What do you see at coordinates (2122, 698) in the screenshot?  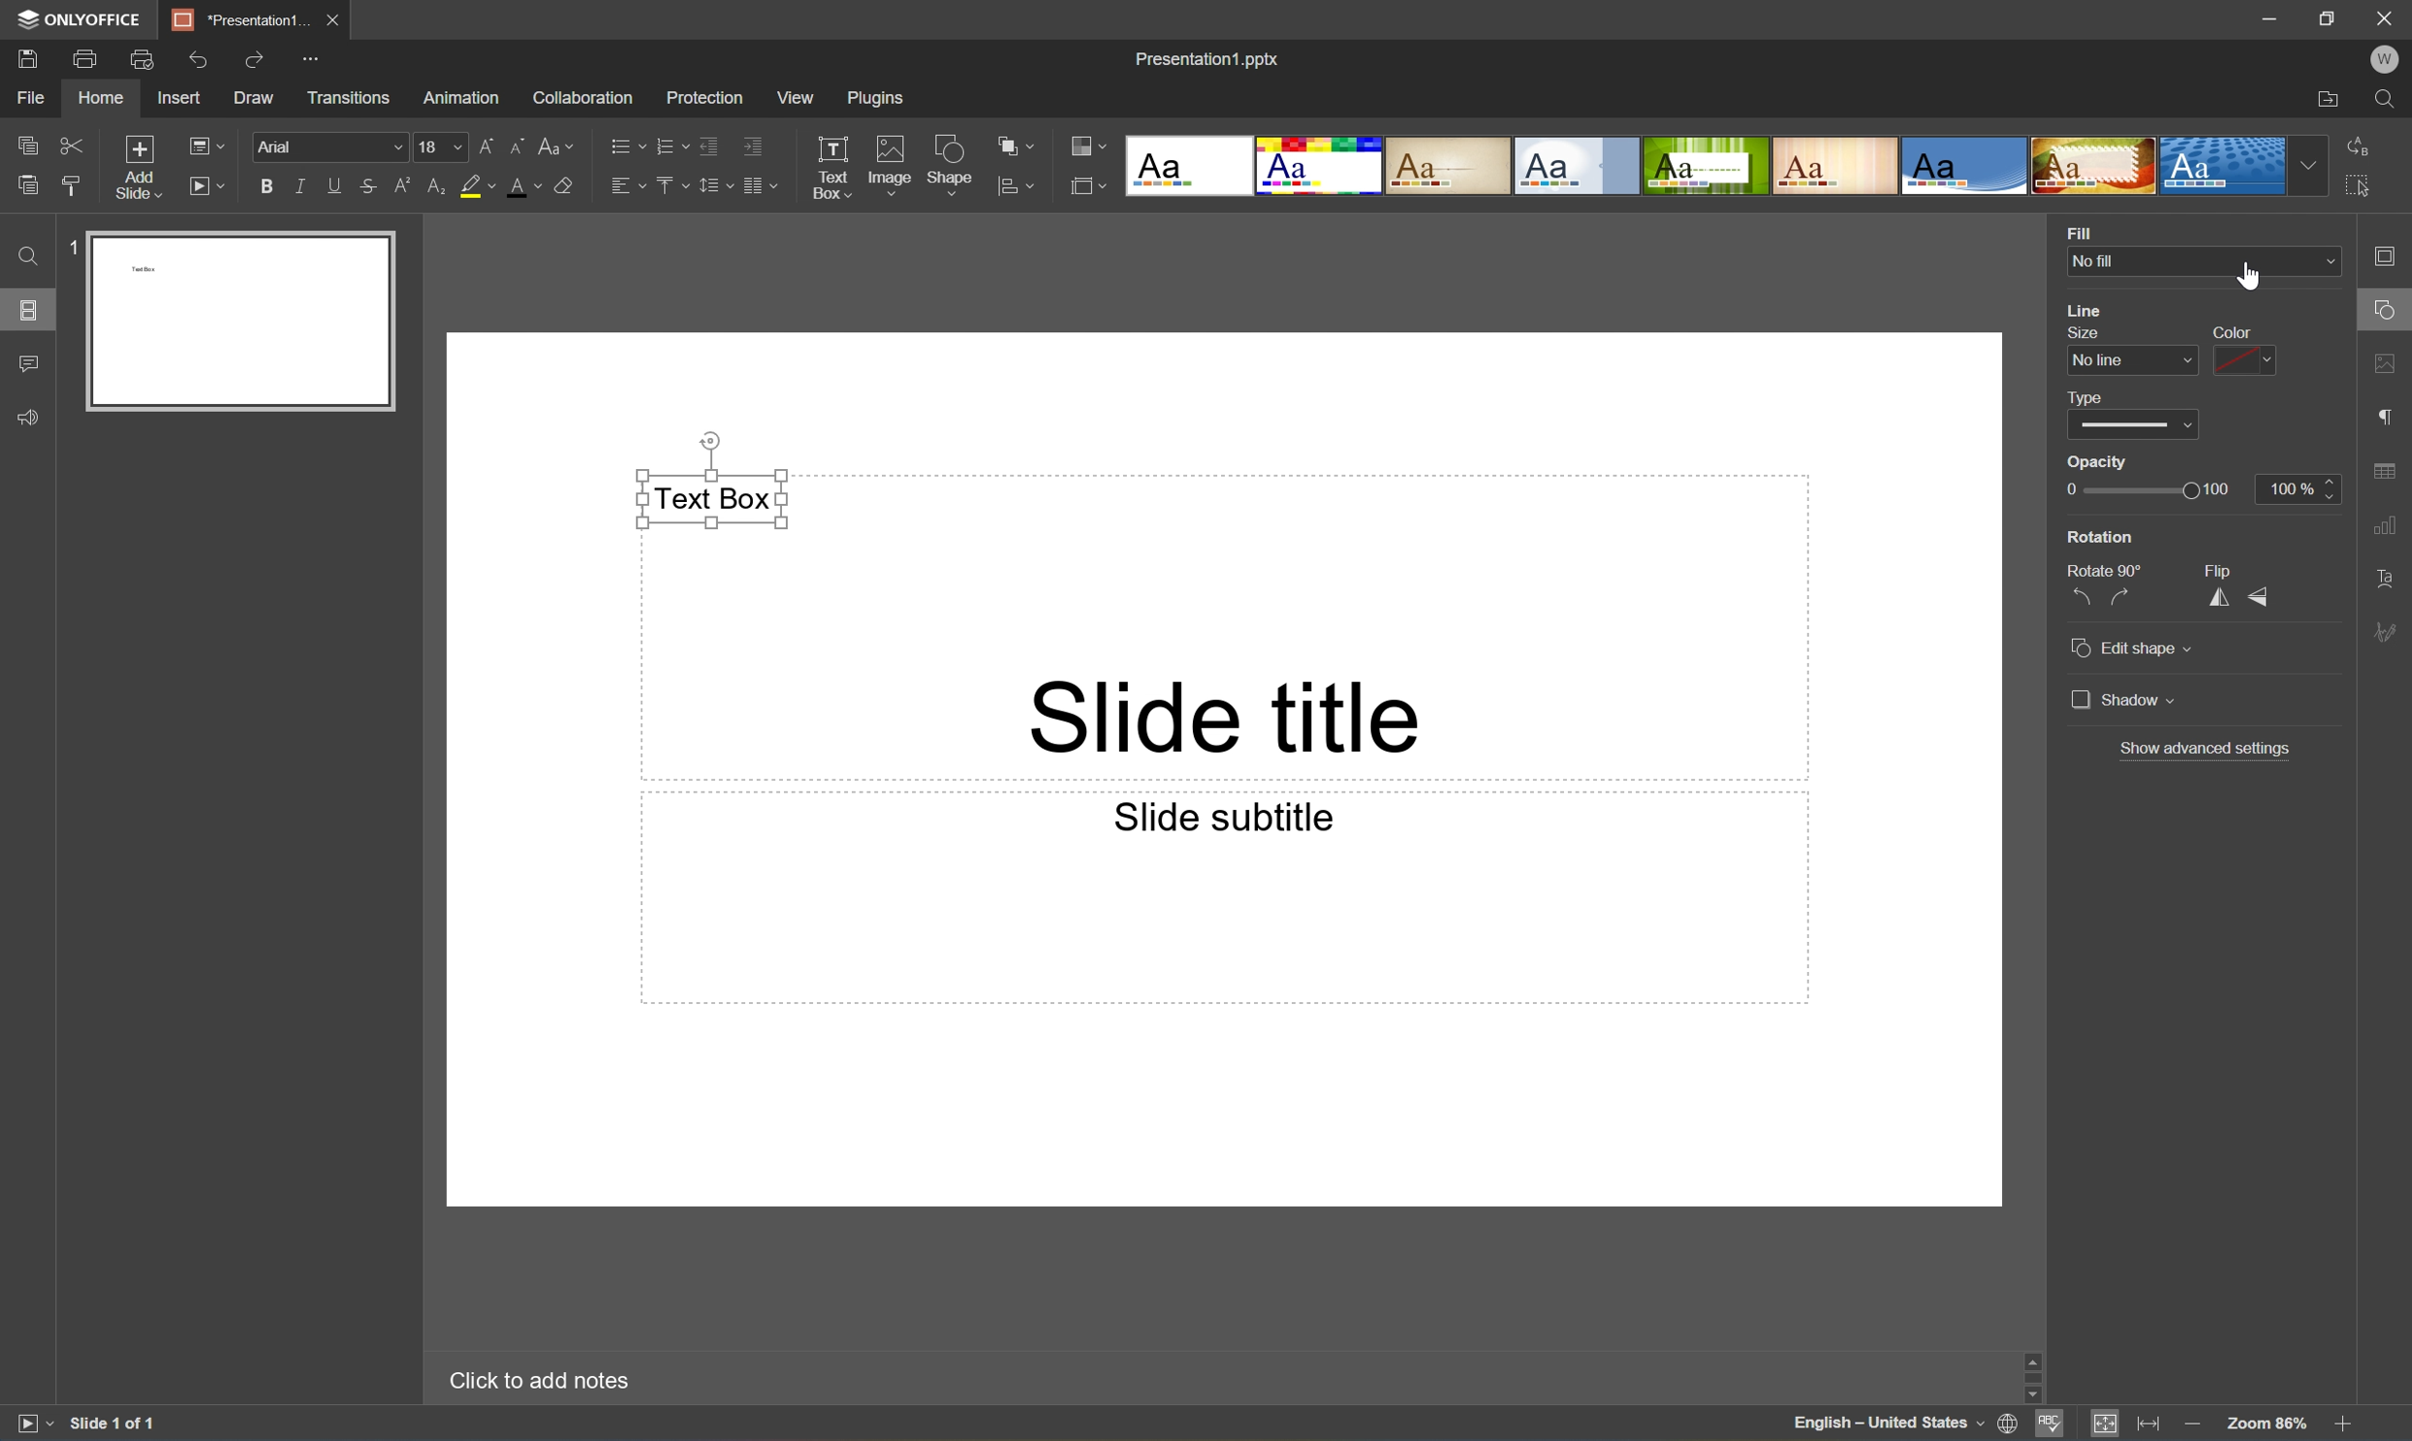 I see `Shadow` at bounding box center [2122, 698].